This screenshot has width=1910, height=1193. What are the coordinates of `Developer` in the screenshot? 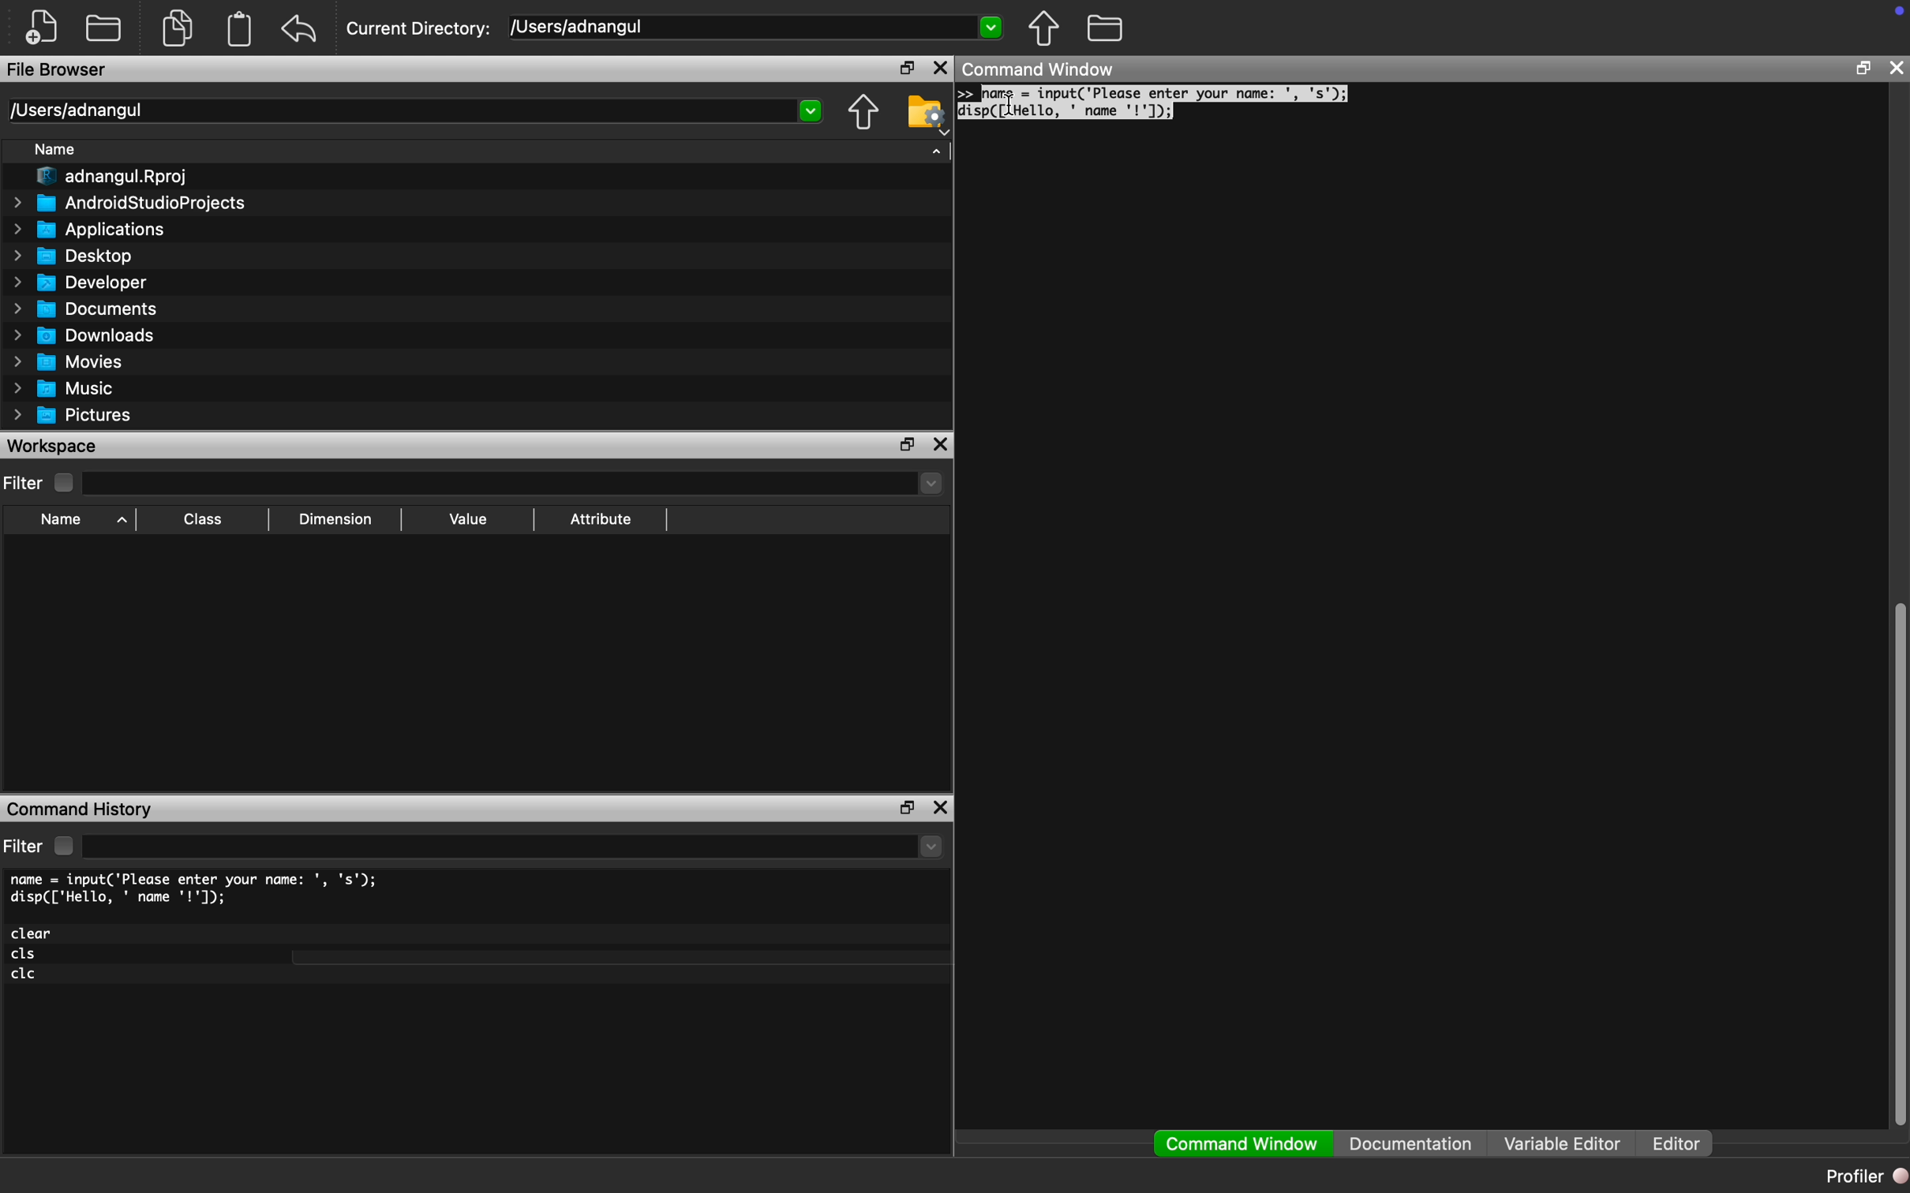 It's located at (77, 282).